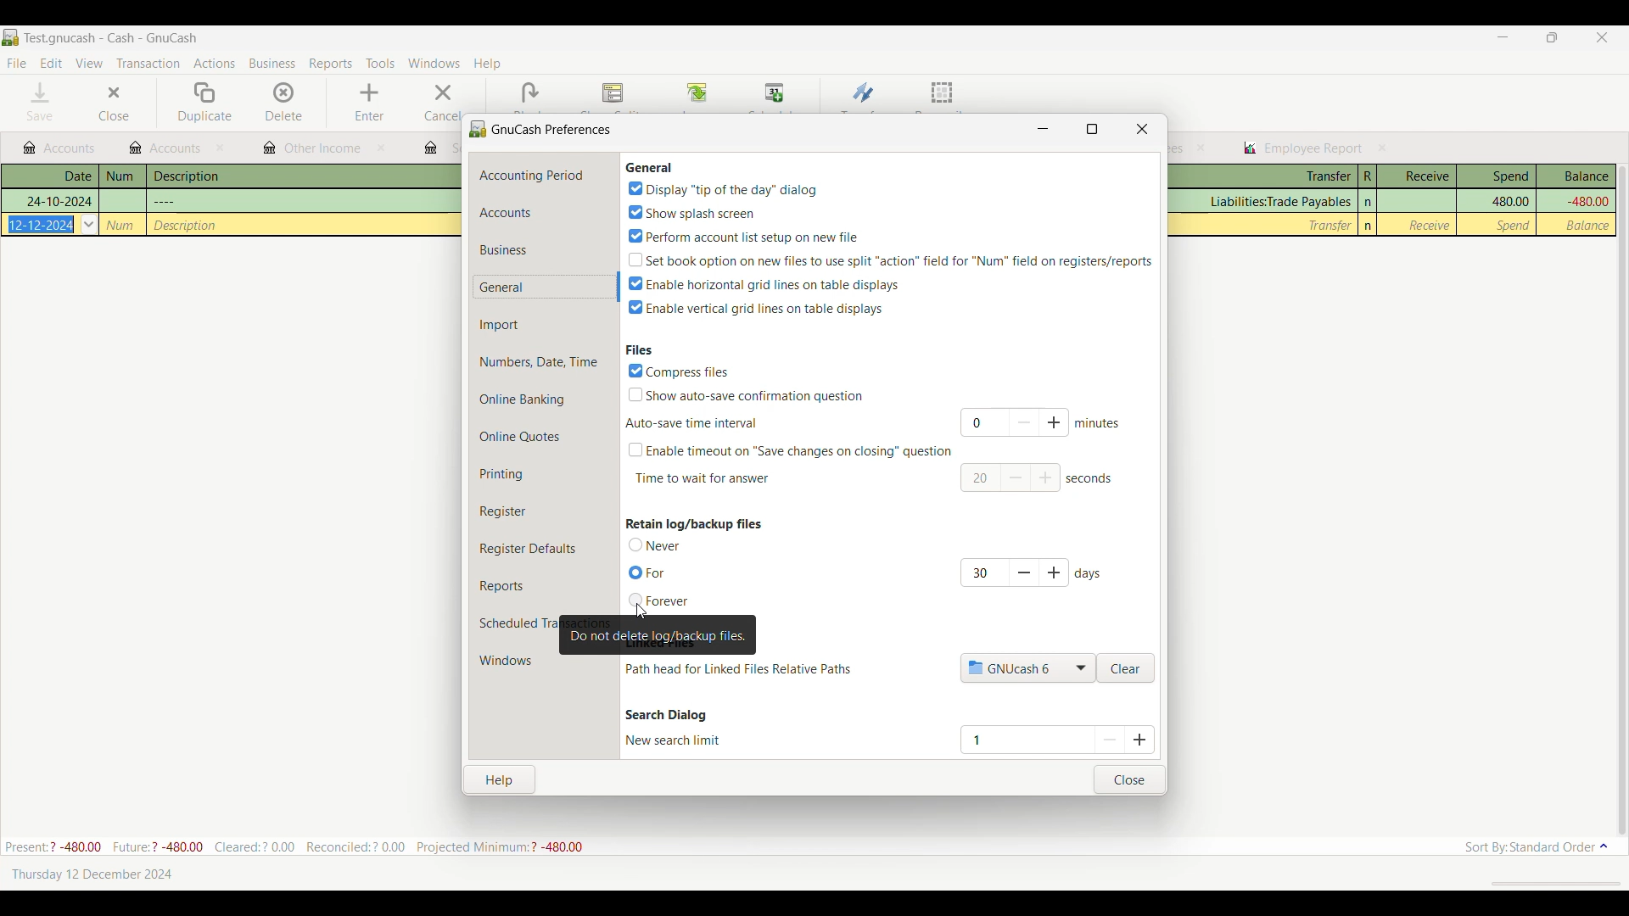 The height and width of the screenshot is (916, 1629). What do you see at coordinates (543, 474) in the screenshot?
I see `Printing` at bounding box center [543, 474].